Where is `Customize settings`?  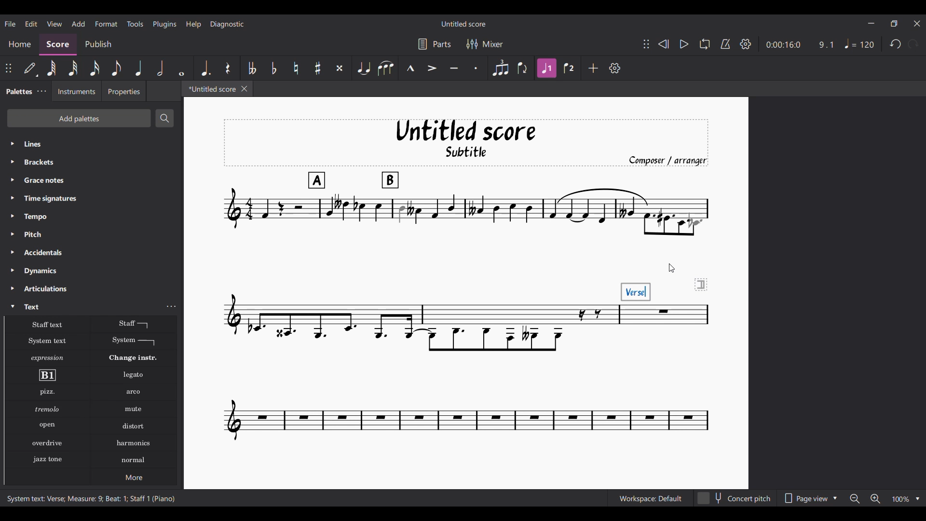 Customize settings is located at coordinates (615, 68).